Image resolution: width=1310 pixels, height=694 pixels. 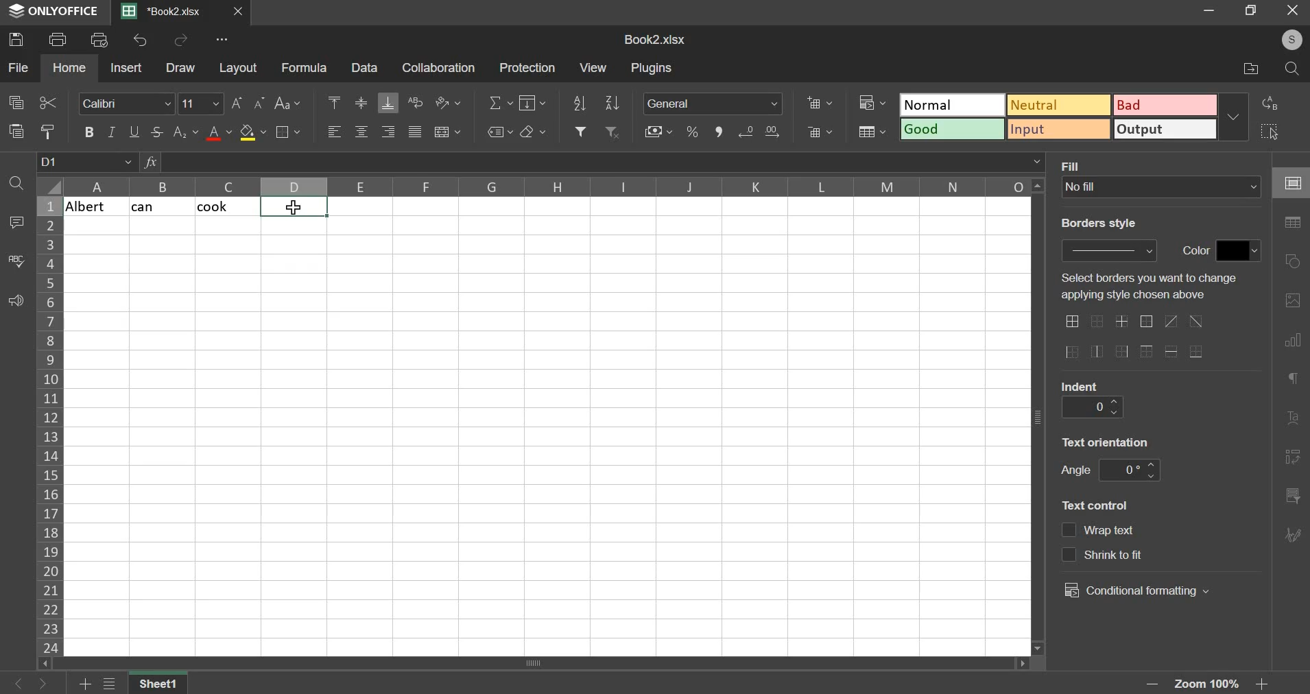 What do you see at coordinates (140, 40) in the screenshot?
I see `undo` at bounding box center [140, 40].